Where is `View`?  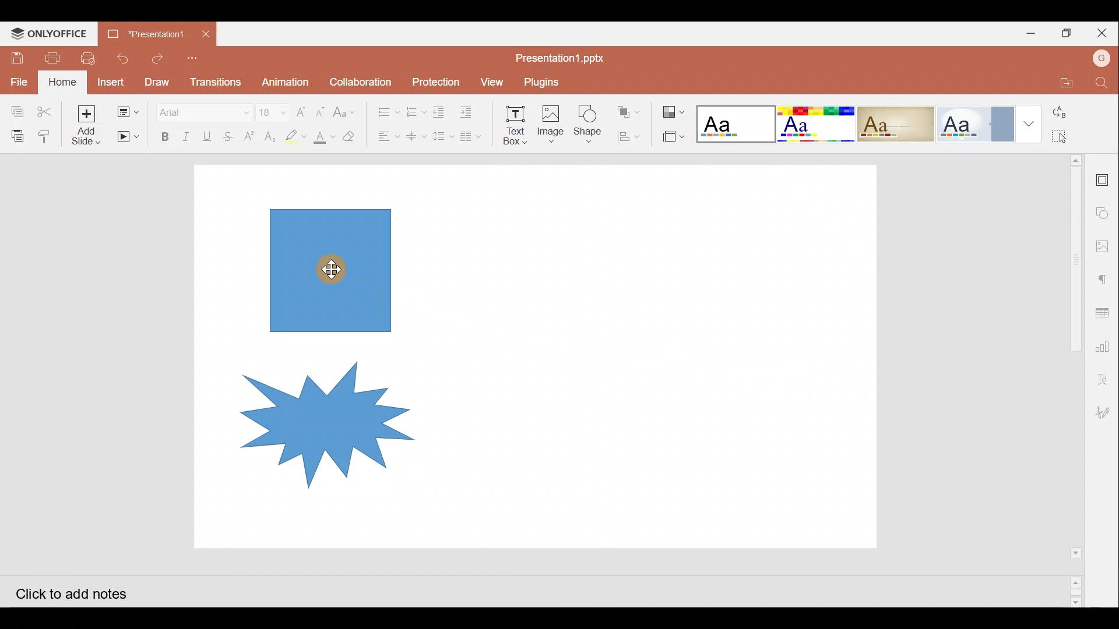
View is located at coordinates (490, 81).